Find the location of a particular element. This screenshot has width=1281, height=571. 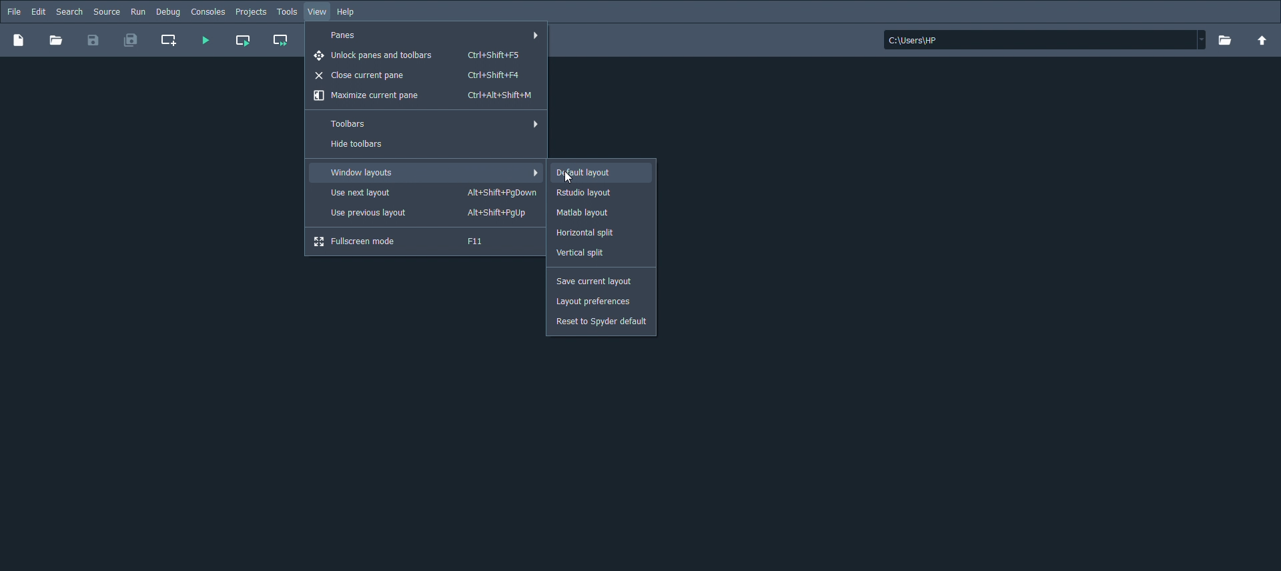

Window layouts is located at coordinates (429, 172).